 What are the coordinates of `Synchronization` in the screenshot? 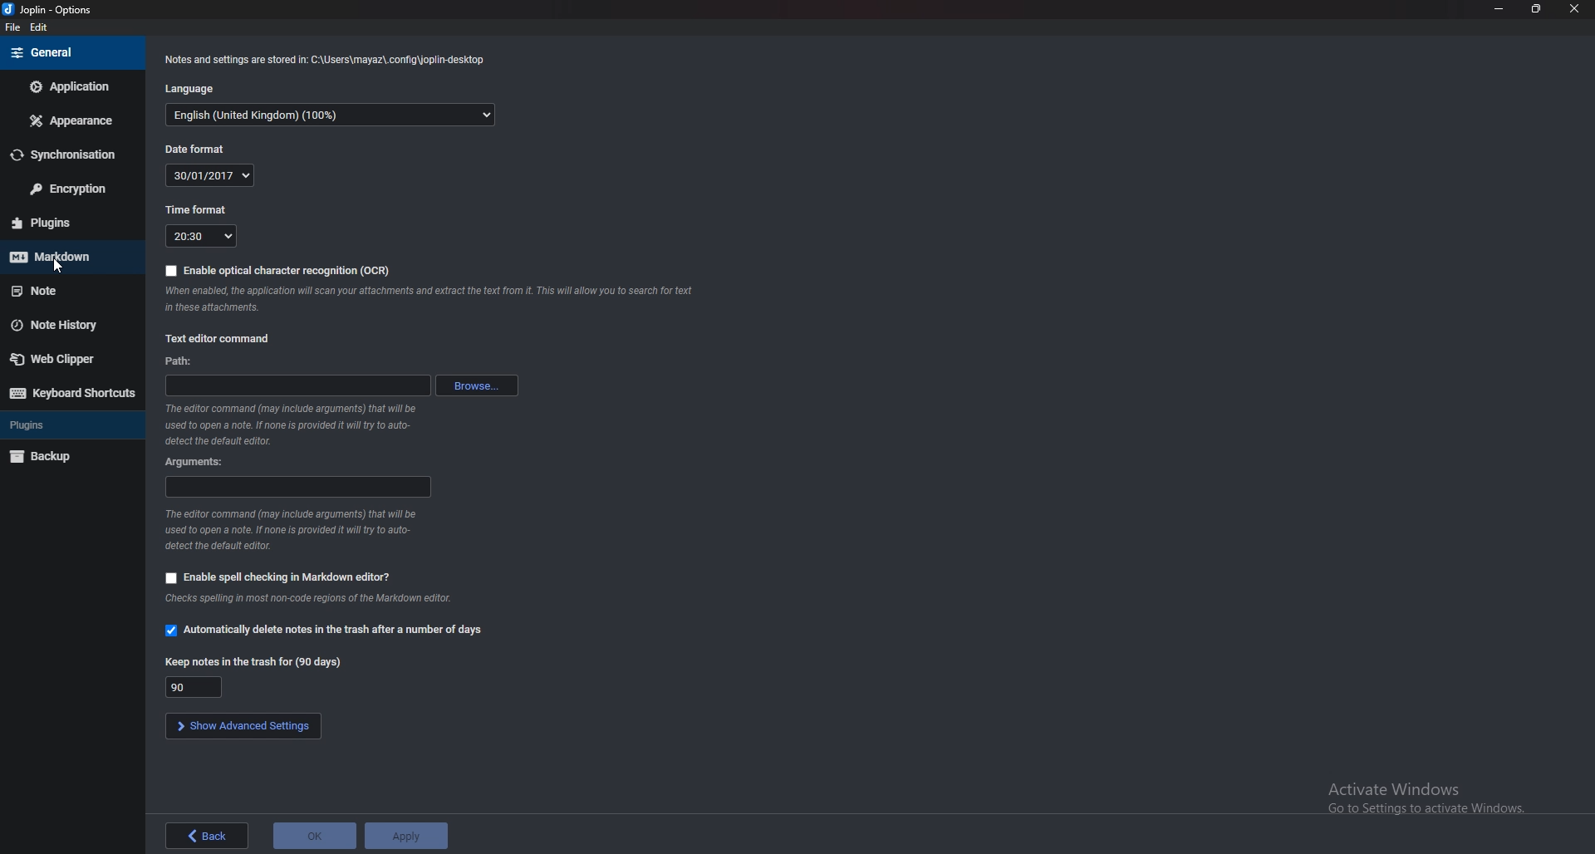 It's located at (70, 154).